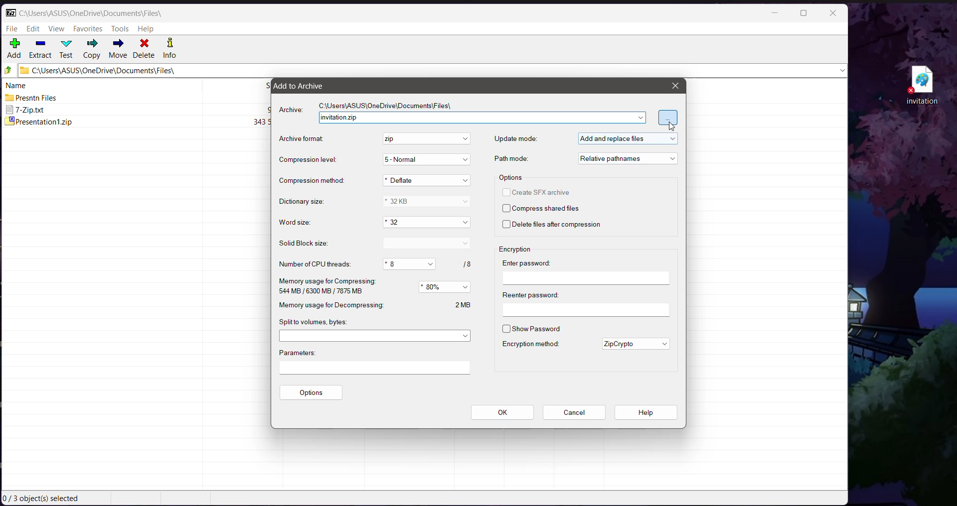  I want to click on Application Logo, so click(11, 12).